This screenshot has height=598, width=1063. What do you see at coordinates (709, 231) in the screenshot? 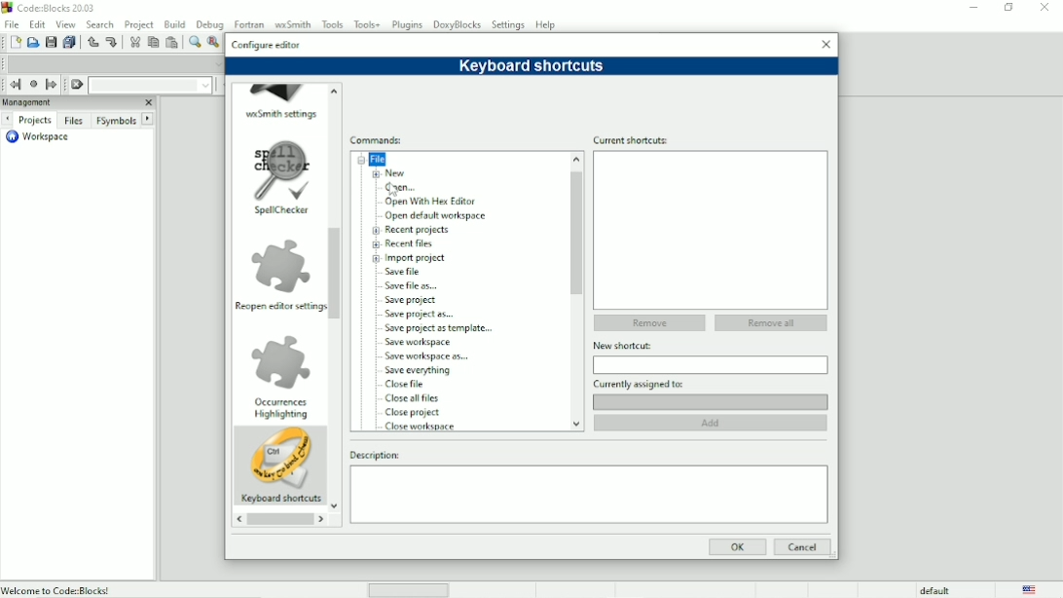
I see `` at bounding box center [709, 231].